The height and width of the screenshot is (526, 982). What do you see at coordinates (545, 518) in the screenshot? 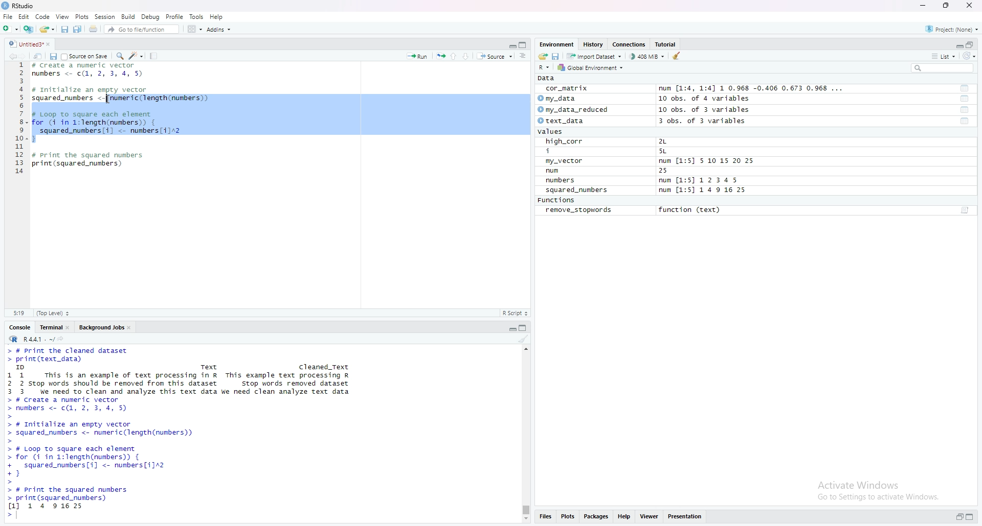
I see `Files` at bounding box center [545, 518].